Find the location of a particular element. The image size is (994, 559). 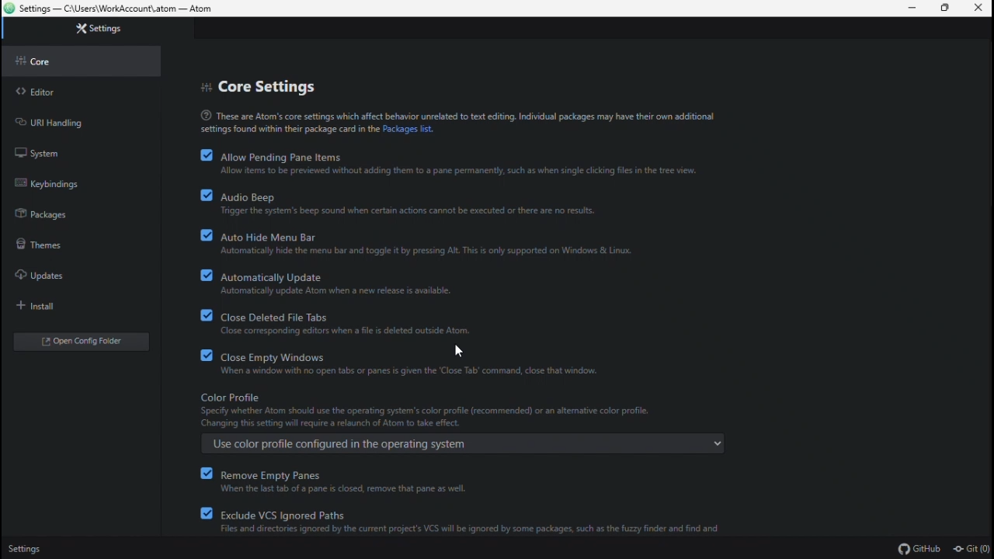

use color profile is located at coordinates (461, 446).